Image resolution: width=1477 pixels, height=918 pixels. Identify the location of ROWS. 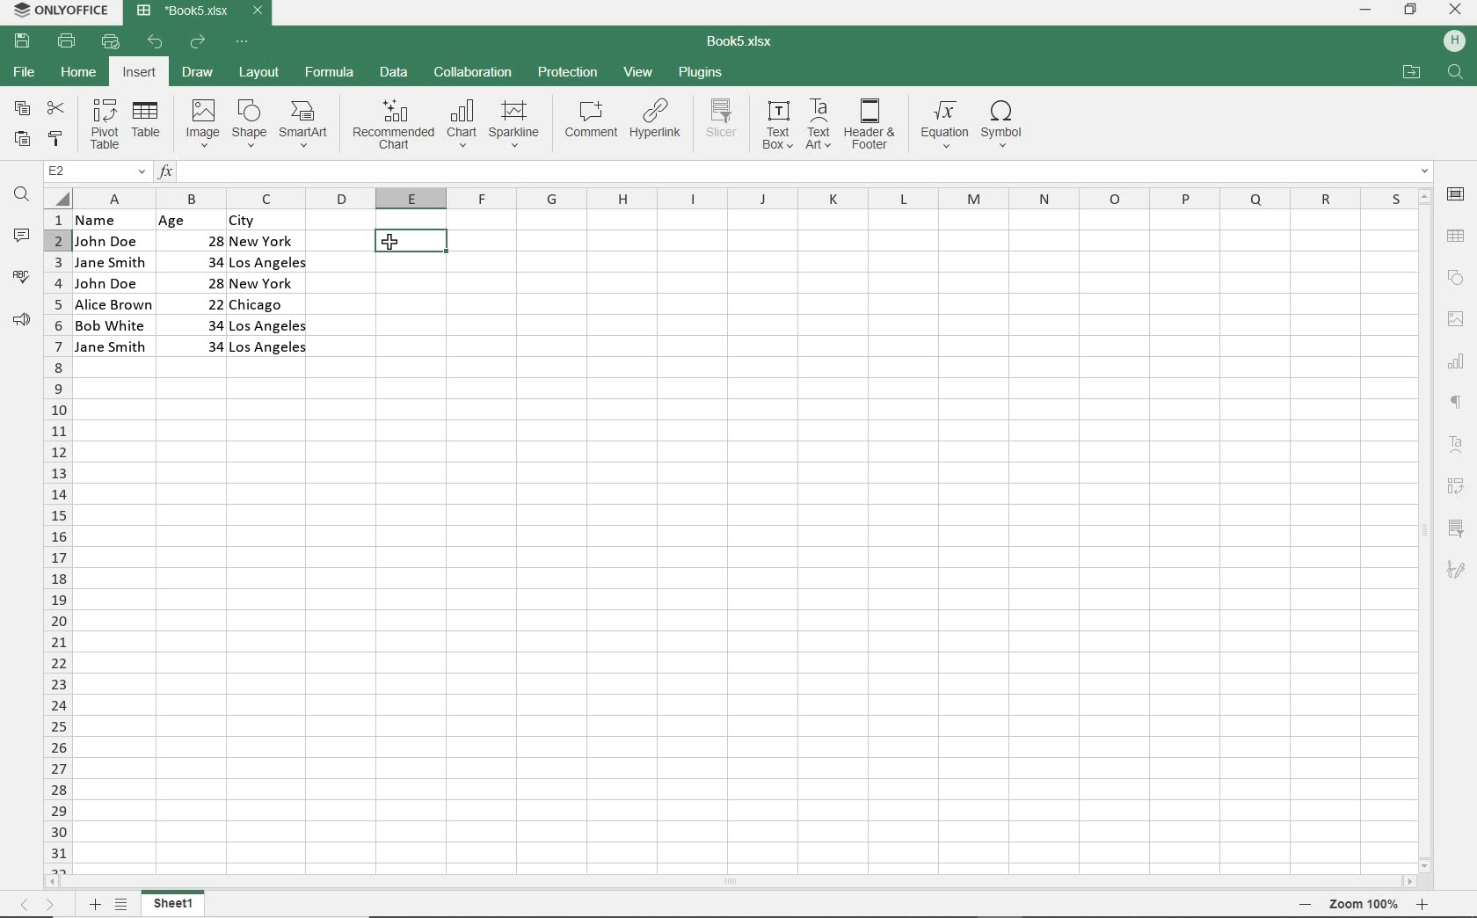
(55, 540).